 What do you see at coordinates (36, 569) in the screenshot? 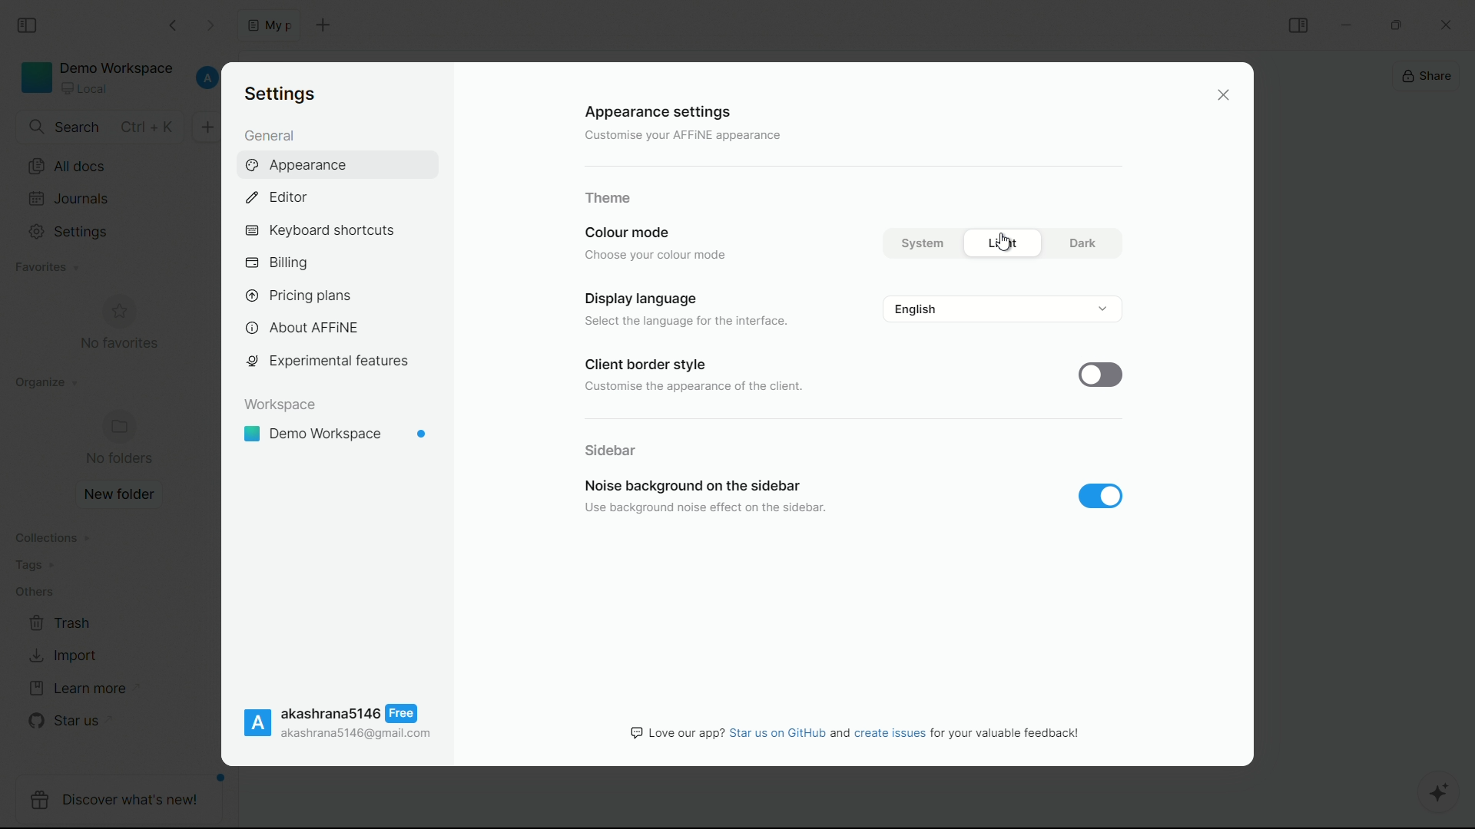
I see `tags` at bounding box center [36, 569].